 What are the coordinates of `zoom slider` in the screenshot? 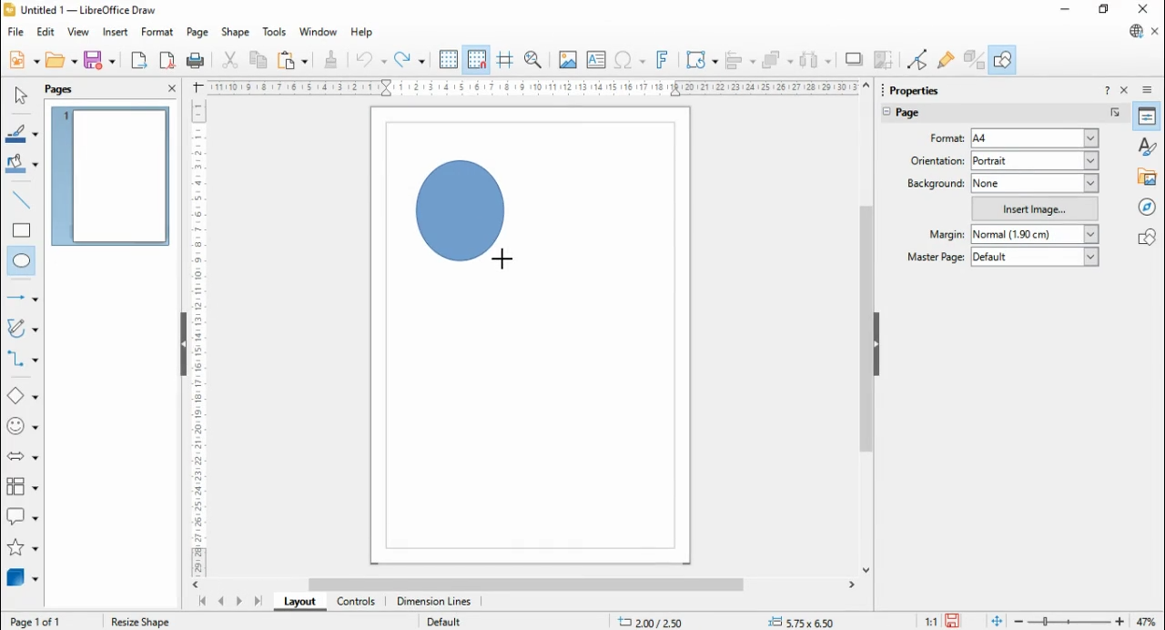 It's located at (1069, 622).